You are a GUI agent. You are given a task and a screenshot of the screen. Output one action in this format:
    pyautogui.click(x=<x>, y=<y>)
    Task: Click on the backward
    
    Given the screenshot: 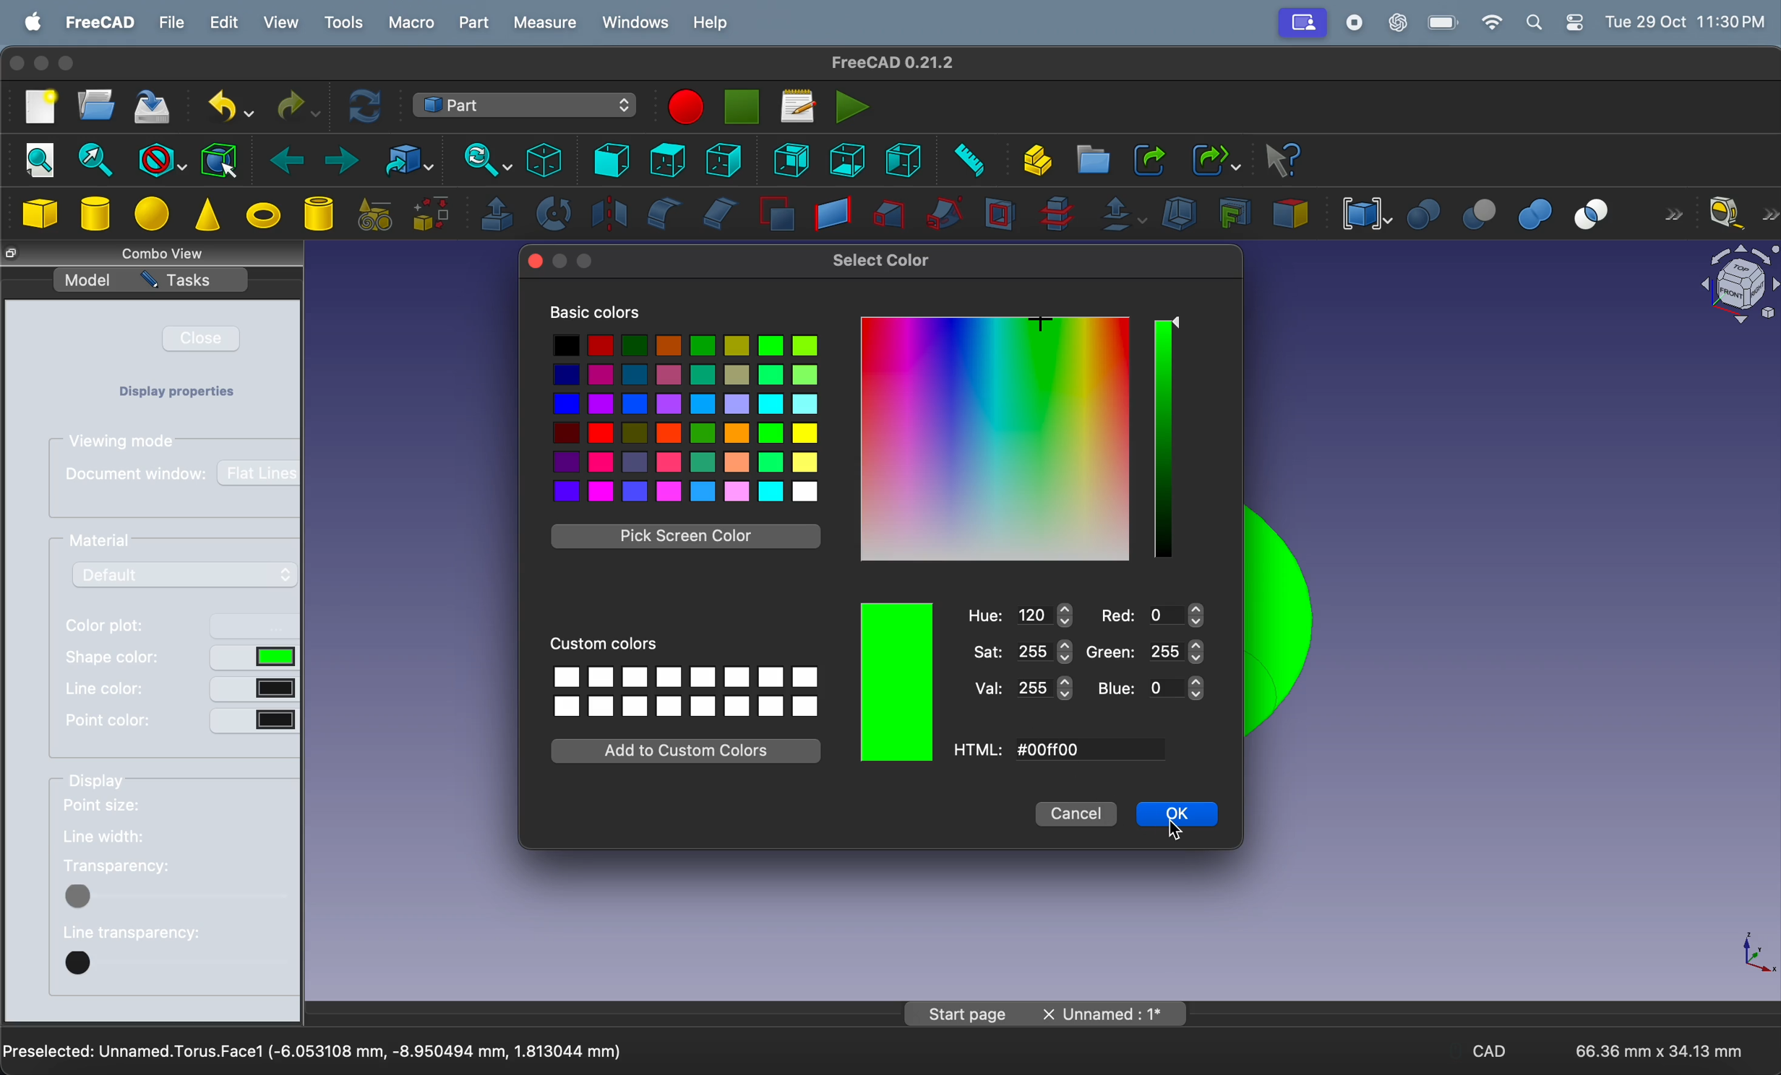 What is the action you would take?
    pyautogui.click(x=279, y=158)
    